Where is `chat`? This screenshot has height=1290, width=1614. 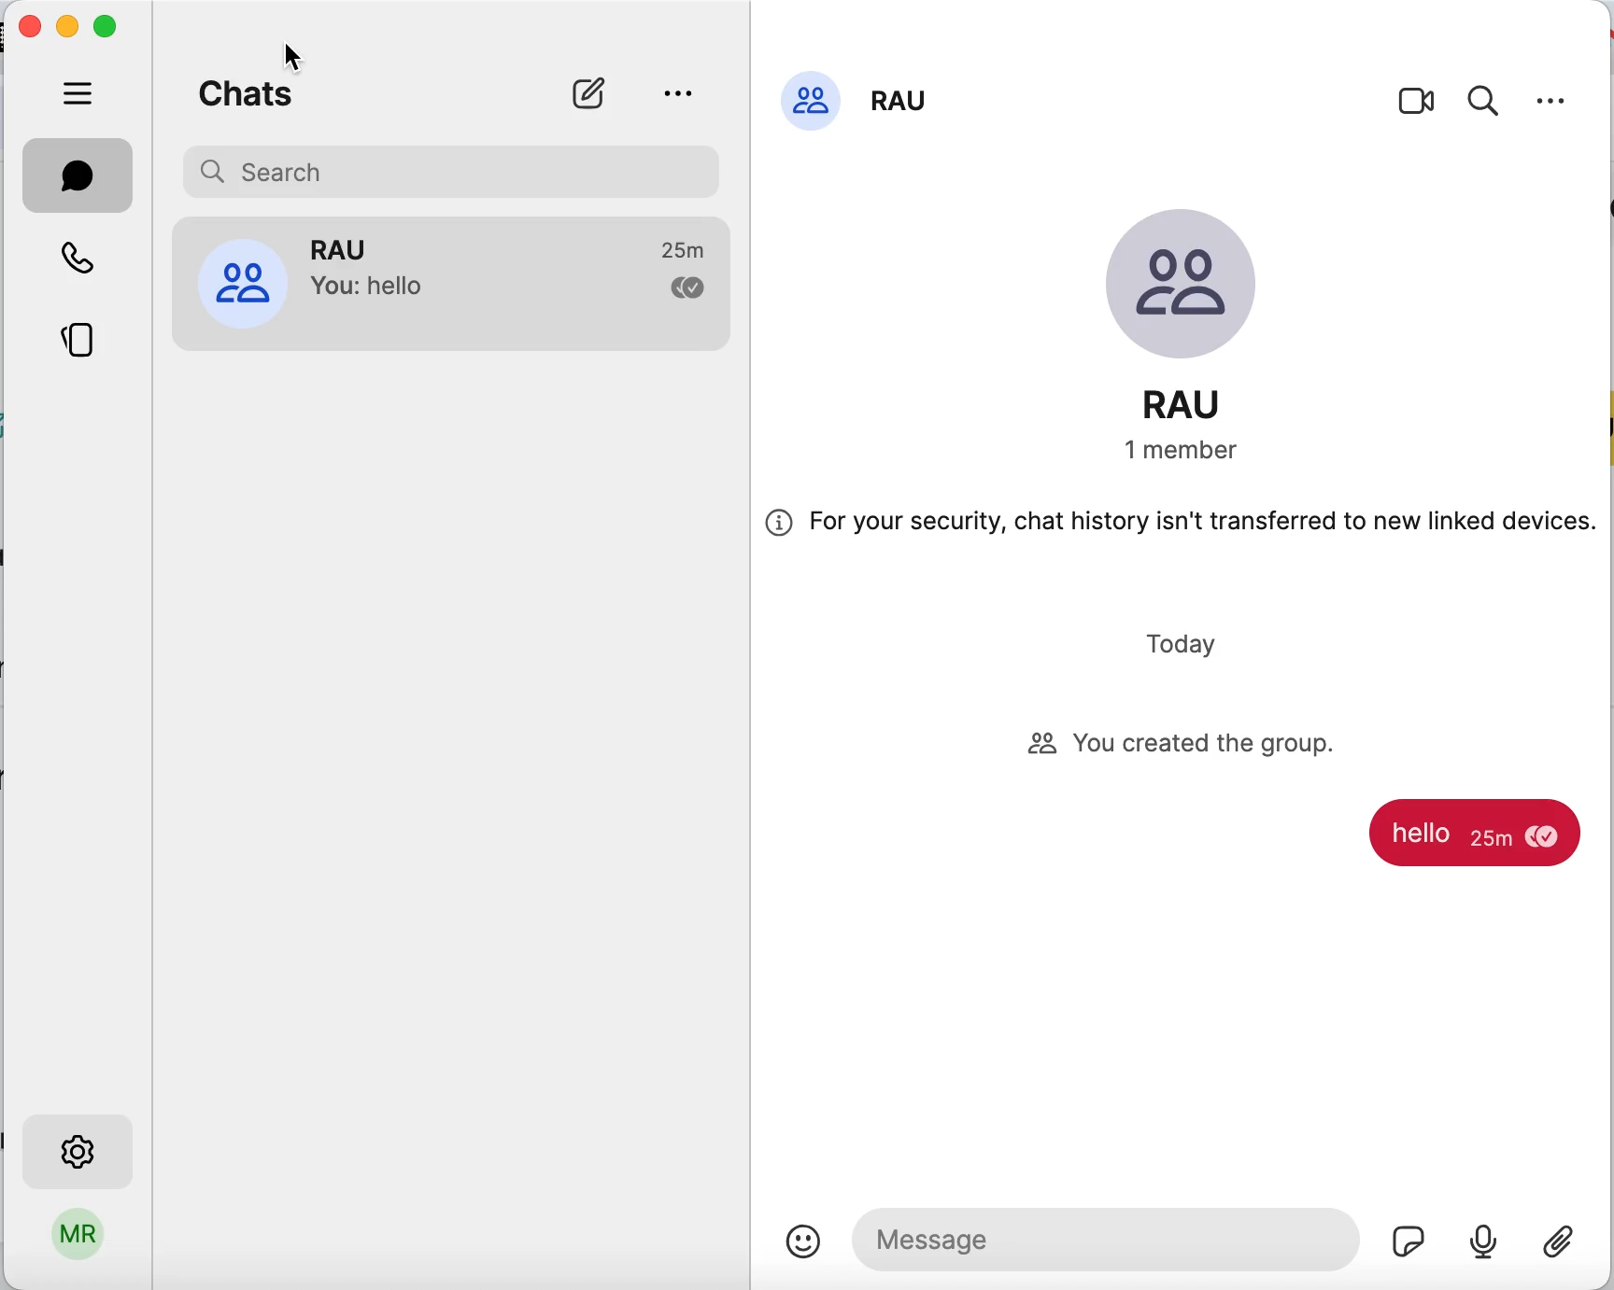
chat is located at coordinates (78, 175).